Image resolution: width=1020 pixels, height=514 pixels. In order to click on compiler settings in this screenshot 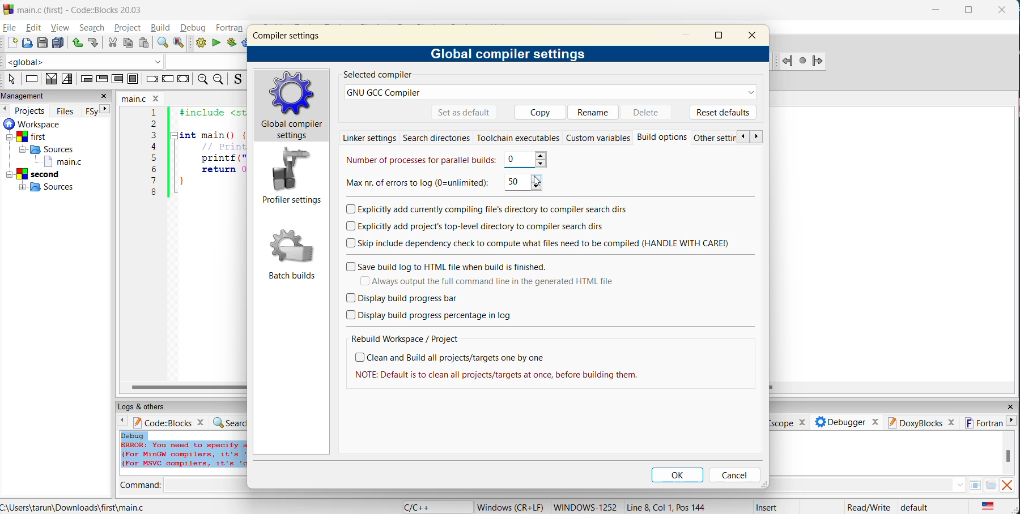, I will do `click(291, 38)`.